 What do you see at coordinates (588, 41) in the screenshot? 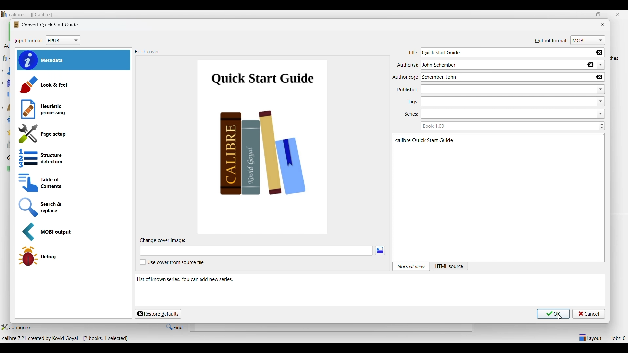
I see `MOBI format selected` at bounding box center [588, 41].